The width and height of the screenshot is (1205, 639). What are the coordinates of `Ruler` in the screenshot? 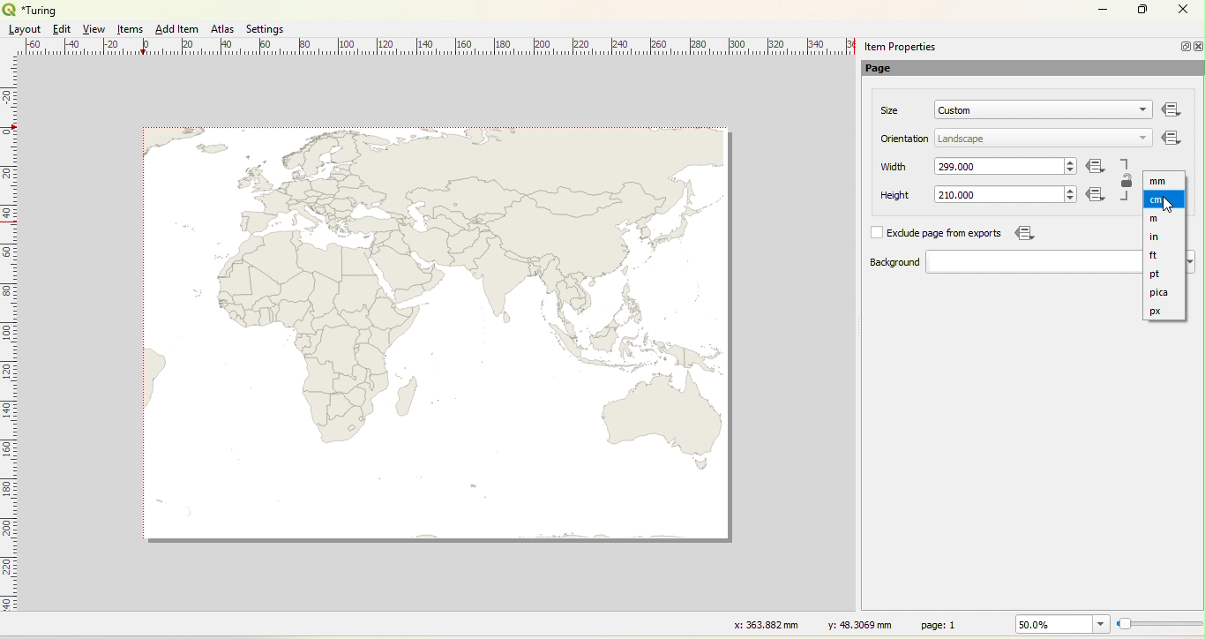 It's located at (442, 48).